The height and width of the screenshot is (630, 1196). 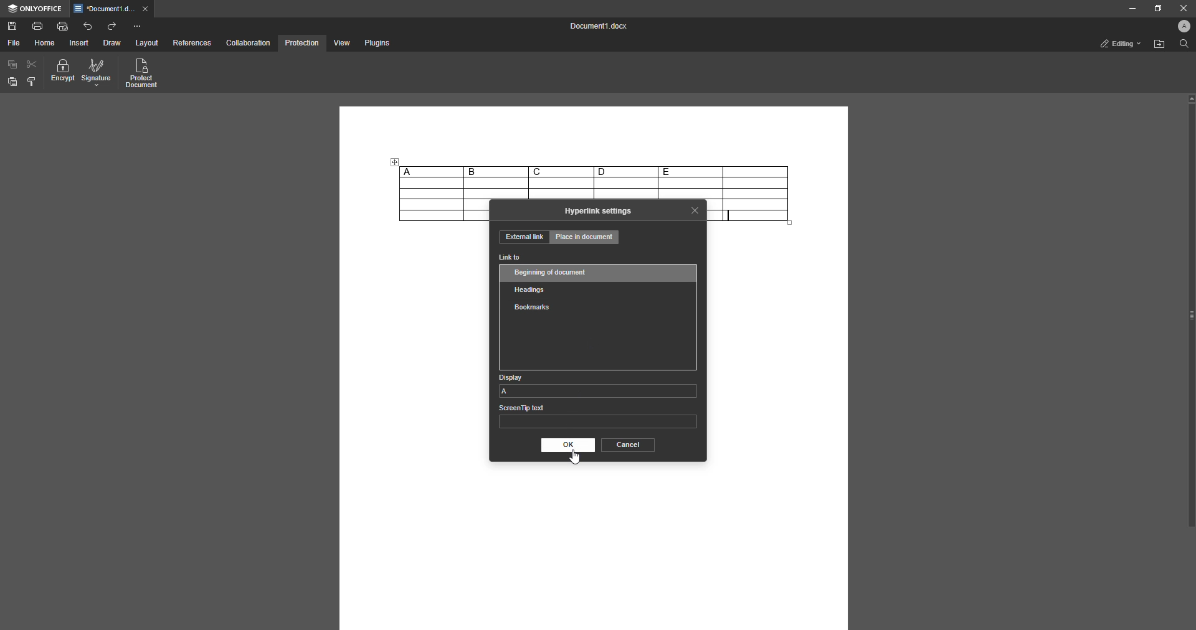 What do you see at coordinates (561, 171) in the screenshot?
I see `C` at bounding box center [561, 171].